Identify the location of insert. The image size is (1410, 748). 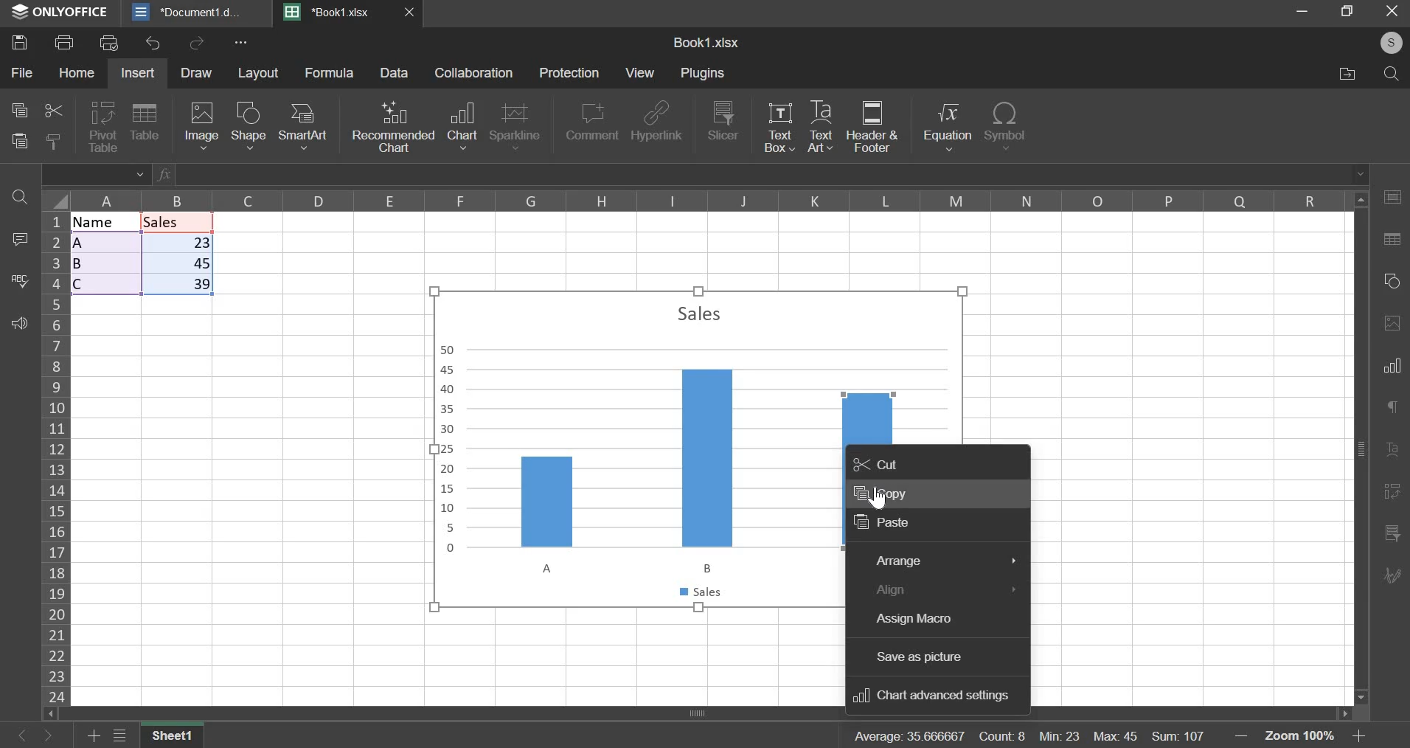
(139, 73).